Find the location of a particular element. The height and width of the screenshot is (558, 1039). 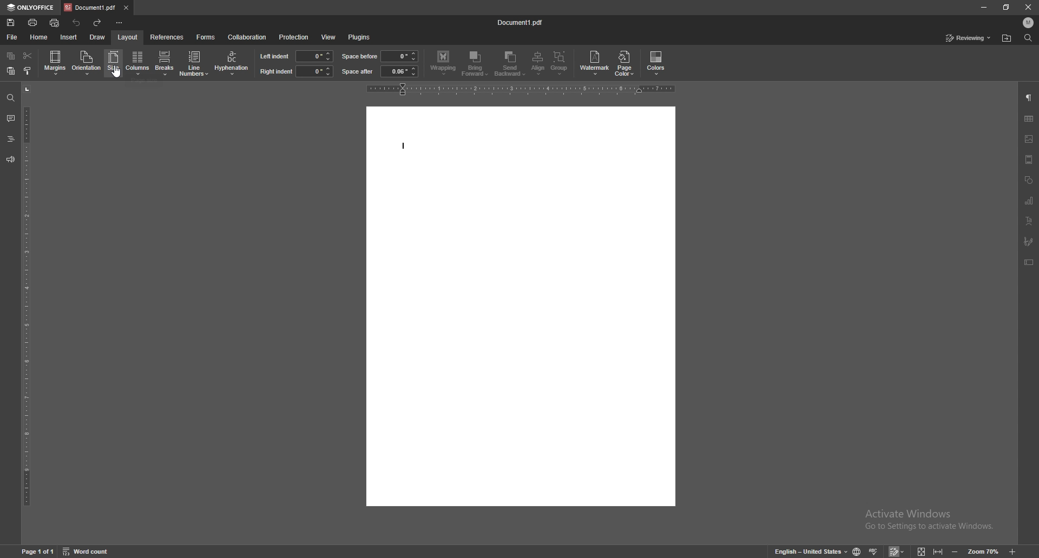

cursor is located at coordinates (118, 74).